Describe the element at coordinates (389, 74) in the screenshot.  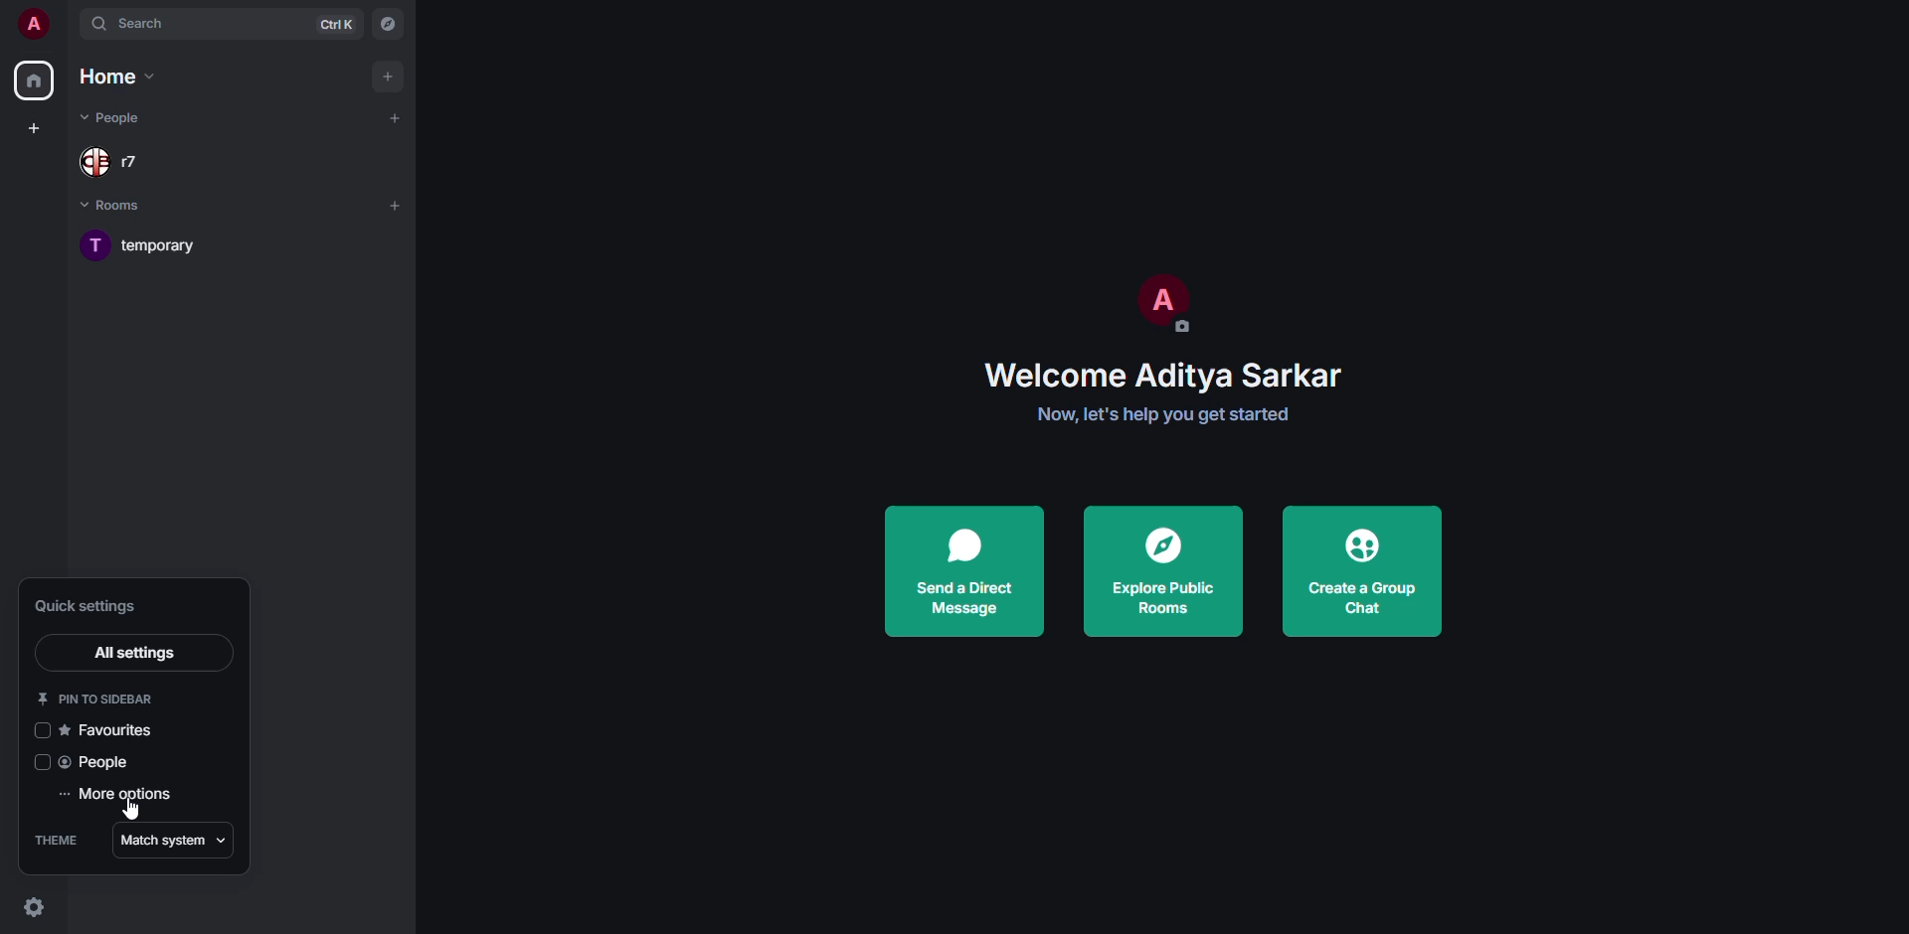
I see `add` at that location.